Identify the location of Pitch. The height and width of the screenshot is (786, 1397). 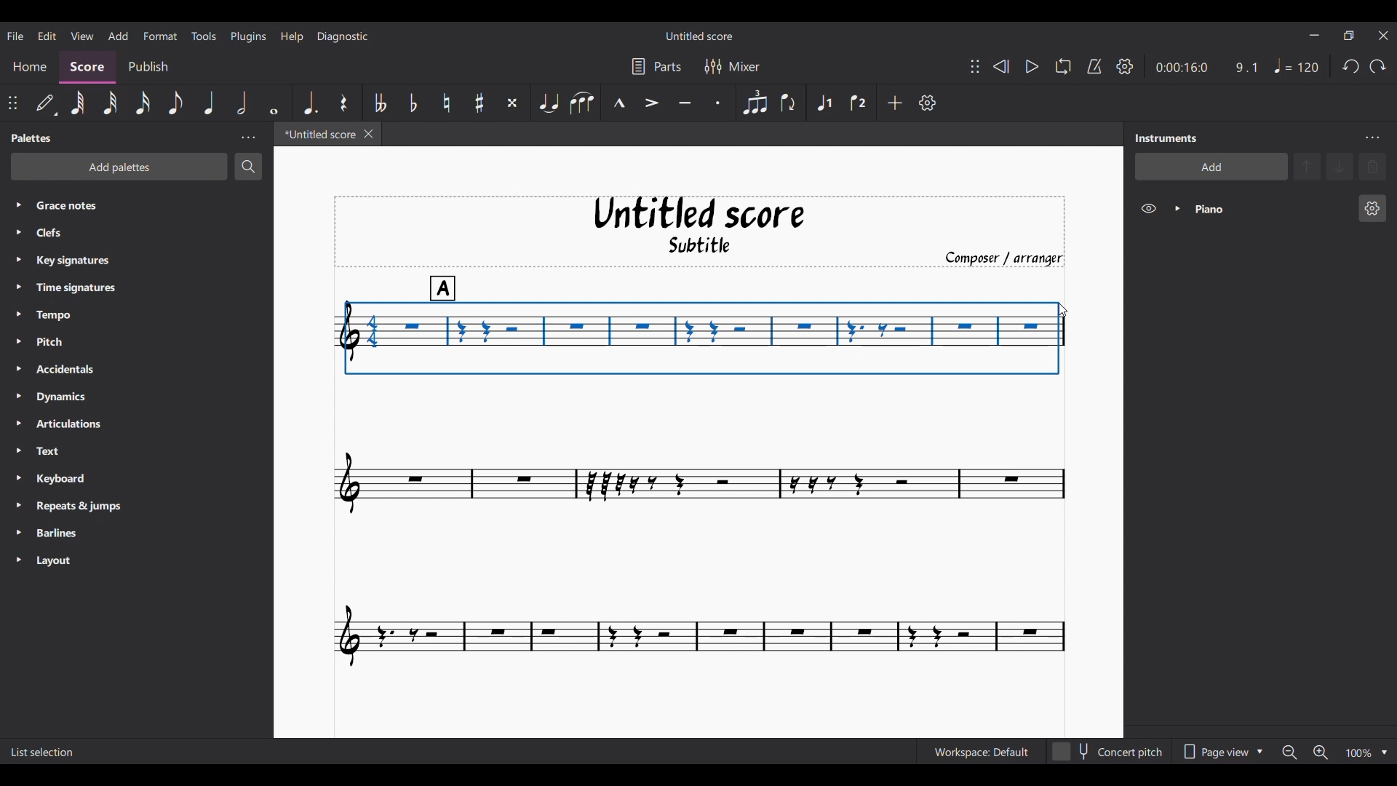
(83, 341).